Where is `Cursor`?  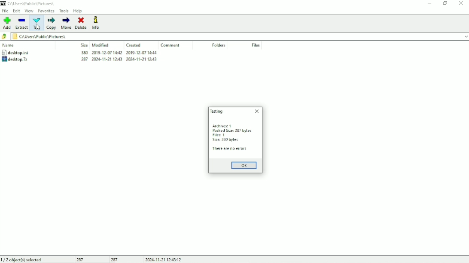 Cursor is located at coordinates (39, 27).